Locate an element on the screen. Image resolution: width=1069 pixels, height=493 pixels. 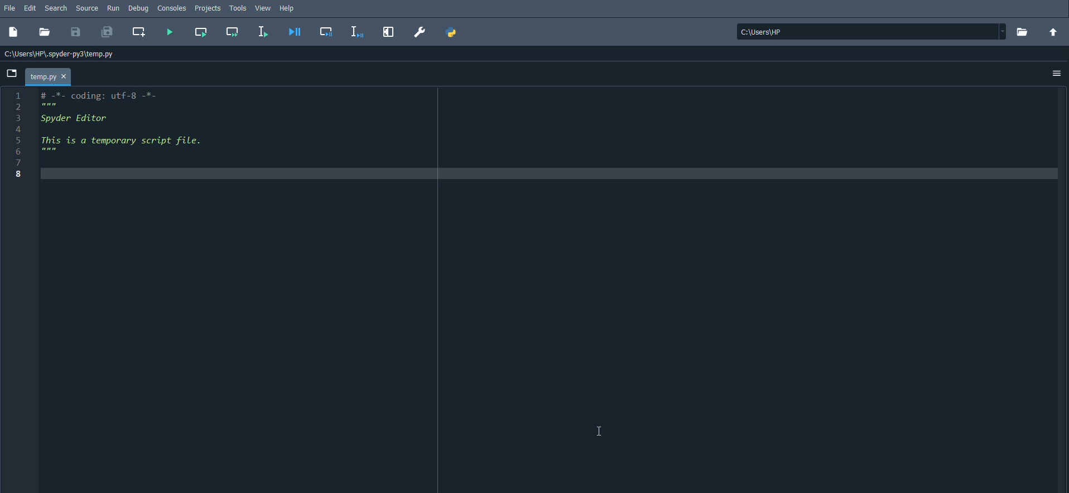
Browse tabs is located at coordinates (12, 73).